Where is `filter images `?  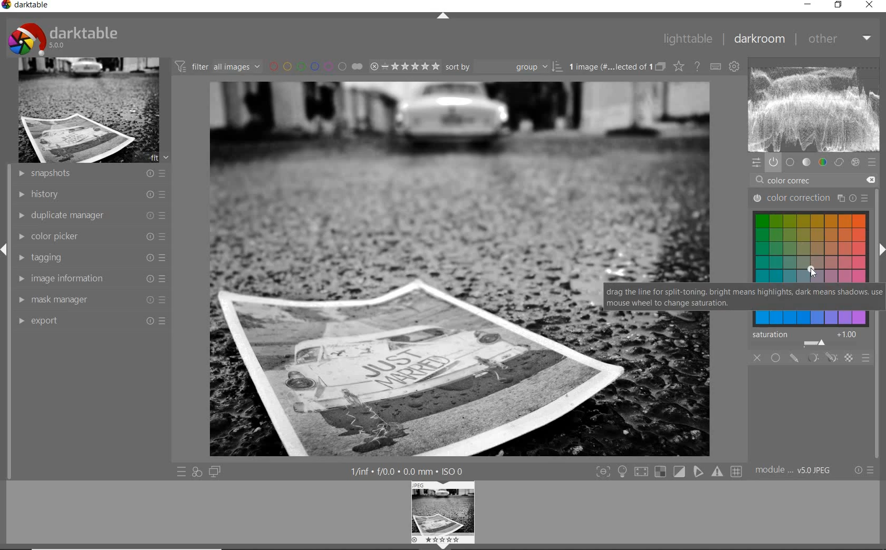
filter images  is located at coordinates (218, 66).